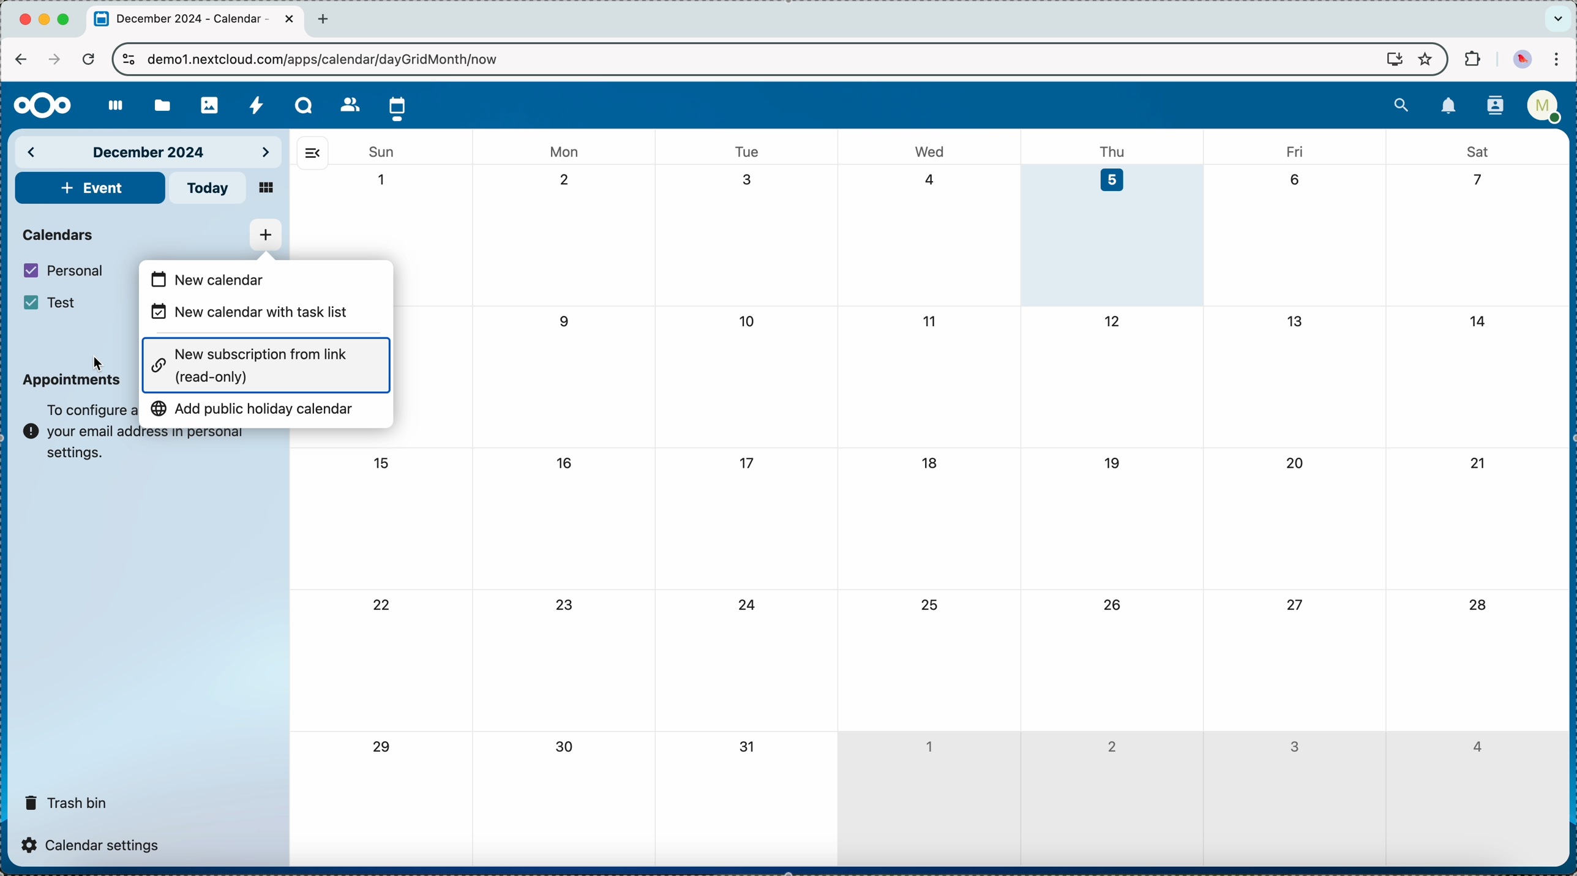 This screenshot has height=876, width=1577. What do you see at coordinates (1115, 236) in the screenshot?
I see `day 5 selected` at bounding box center [1115, 236].